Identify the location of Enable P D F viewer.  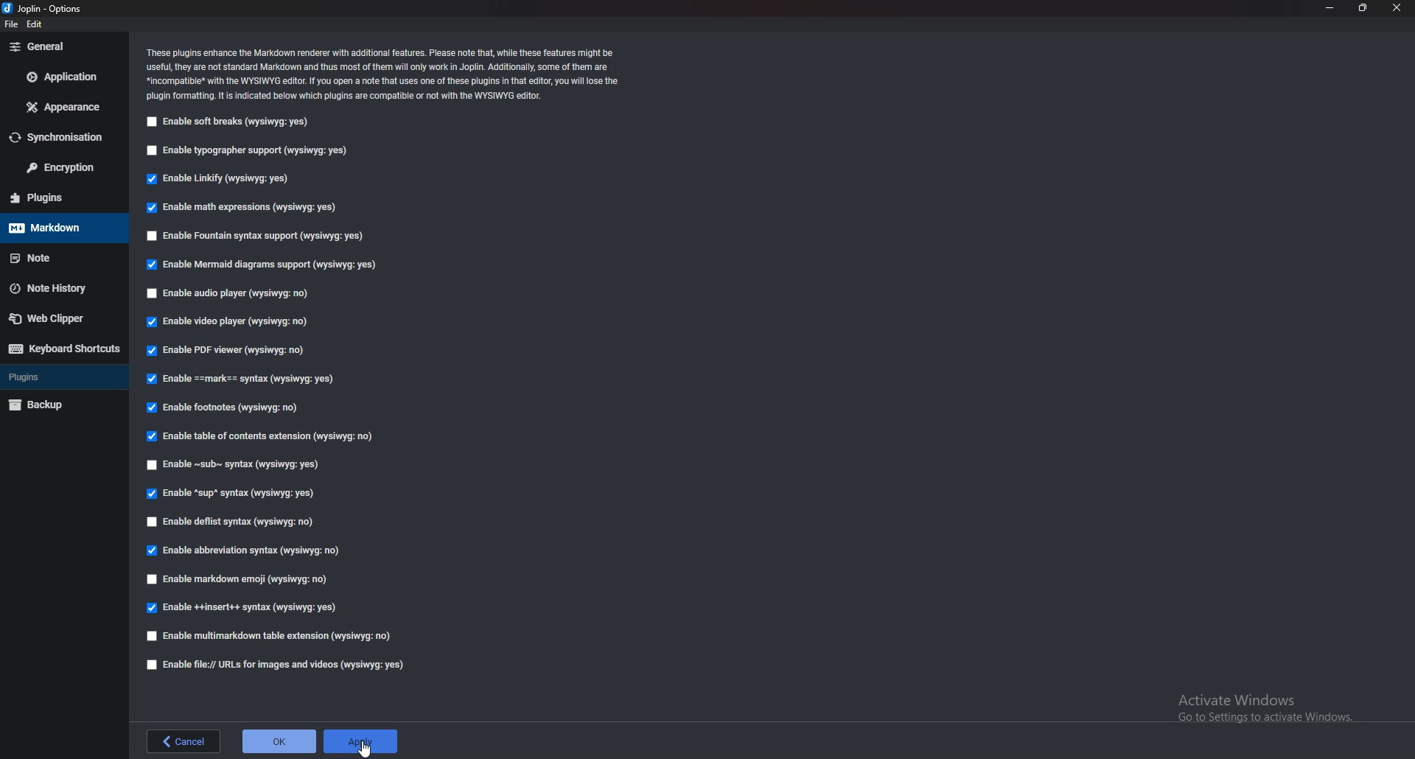
(231, 352).